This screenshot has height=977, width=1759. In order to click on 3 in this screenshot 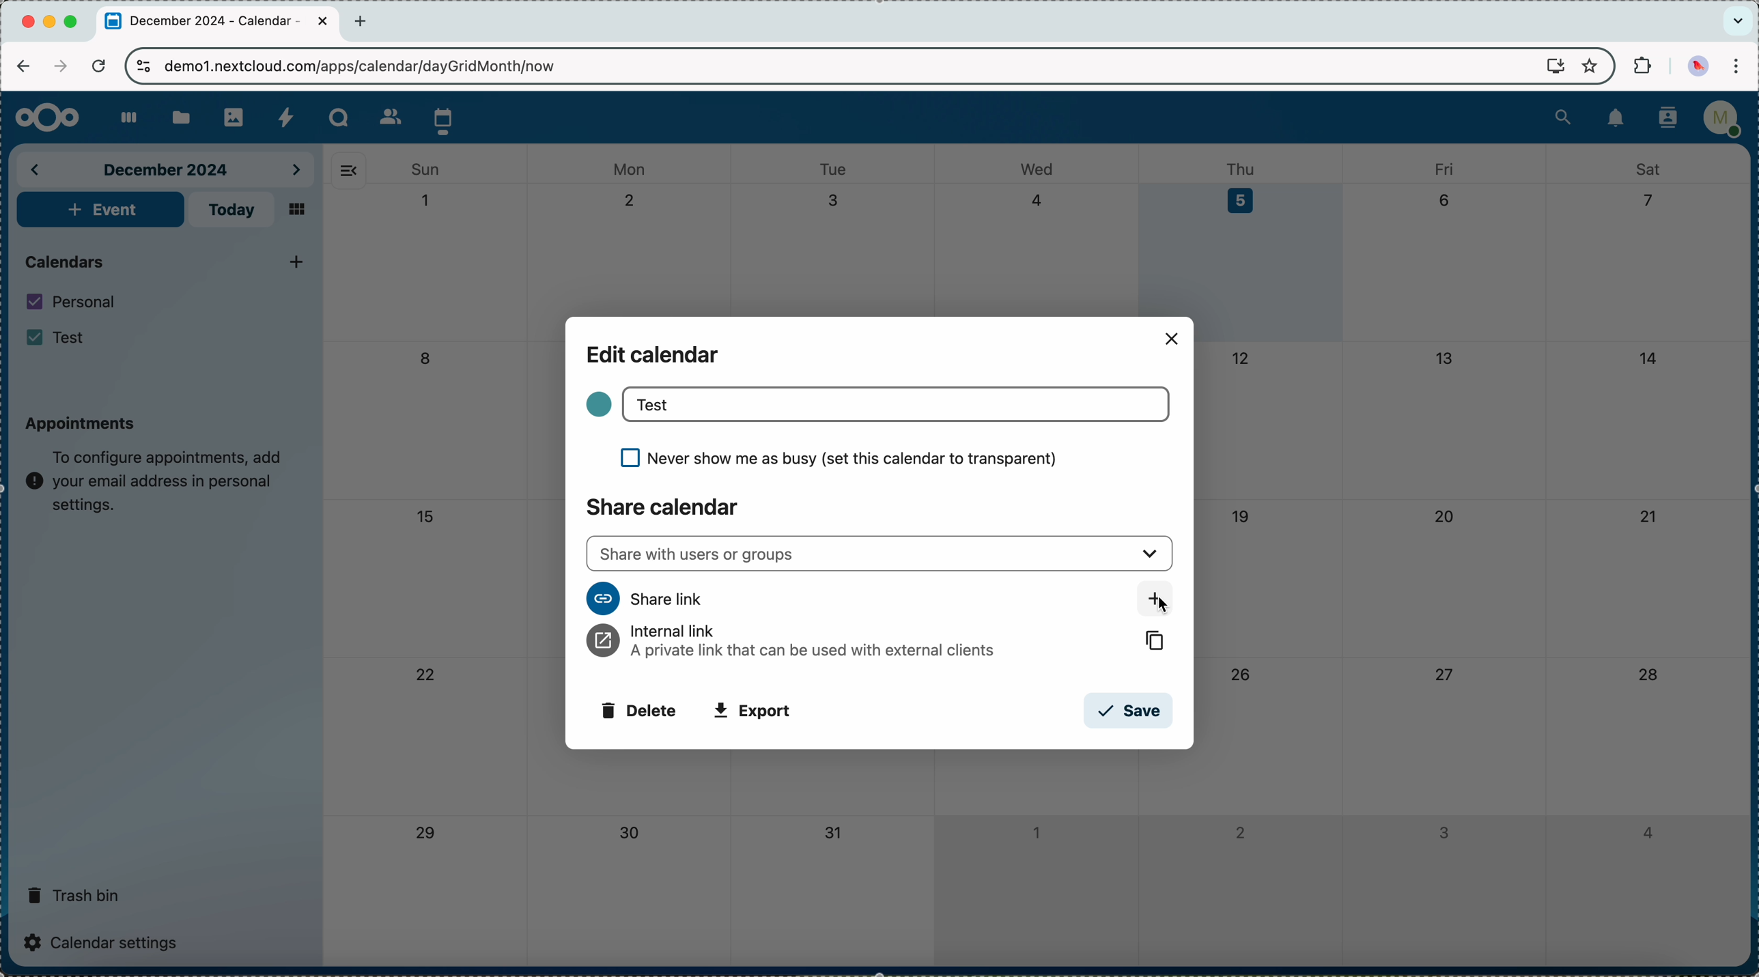, I will do `click(835, 200)`.